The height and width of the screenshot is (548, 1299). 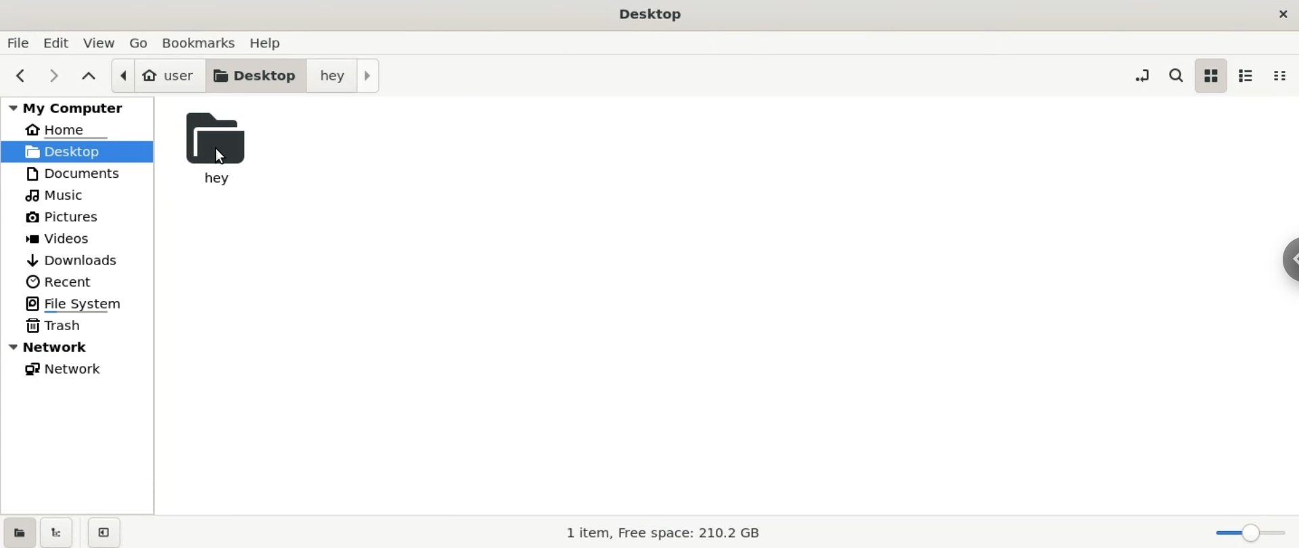 What do you see at coordinates (660, 533) in the screenshot?
I see `1 item, free space: 210.2 GB` at bounding box center [660, 533].